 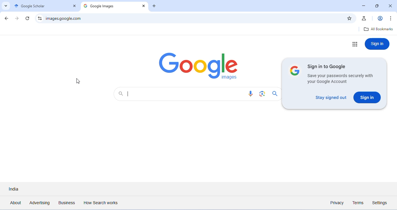 What do you see at coordinates (329, 97) in the screenshot?
I see `stay signed out` at bounding box center [329, 97].